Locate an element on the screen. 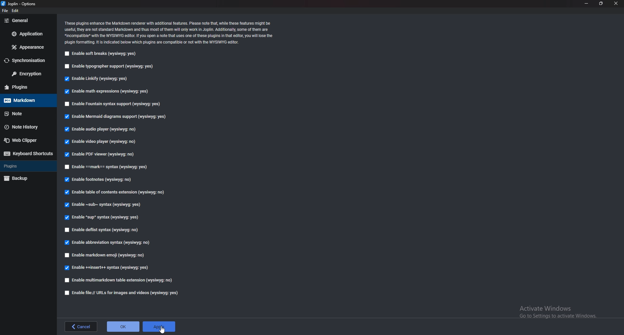 The image size is (624, 335). Enable mermaid diagram support is located at coordinates (117, 117).